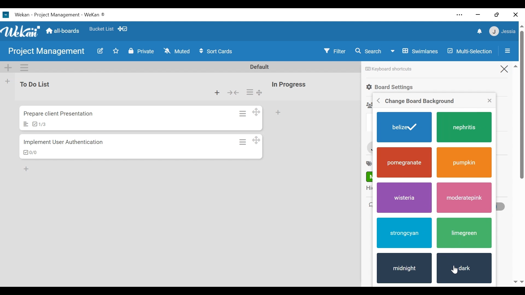 The width and height of the screenshot is (525, 295). Describe the element at coordinates (489, 100) in the screenshot. I see `close` at that location.